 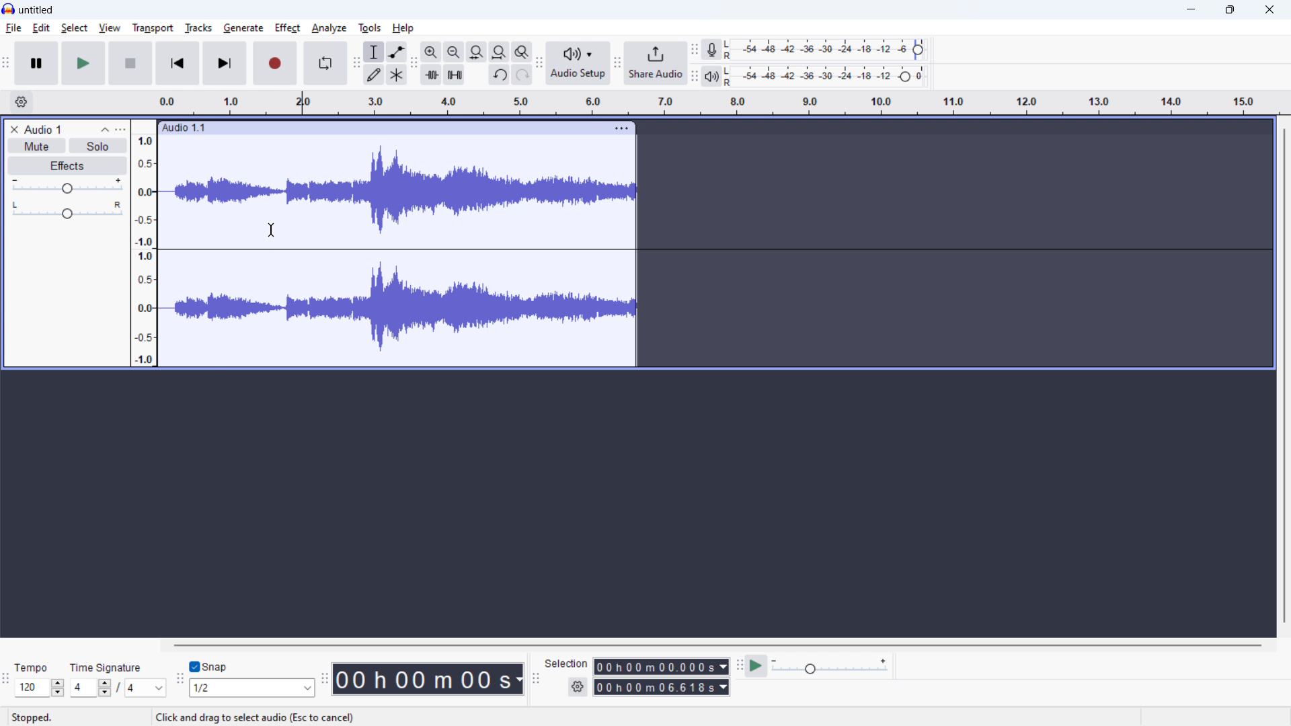 What do you see at coordinates (84, 63) in the screenshot?
I see `play` at bounding box center [84, 63].